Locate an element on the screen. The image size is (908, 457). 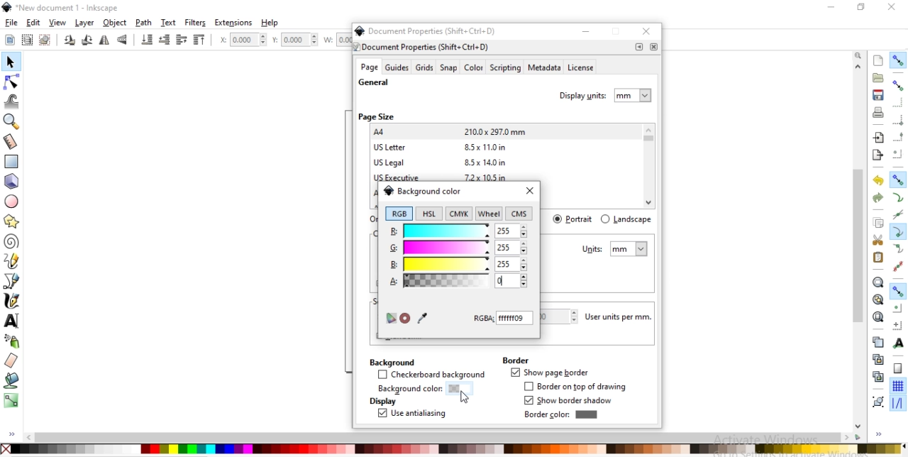
enable snapping is located at coordinates (897, 60).